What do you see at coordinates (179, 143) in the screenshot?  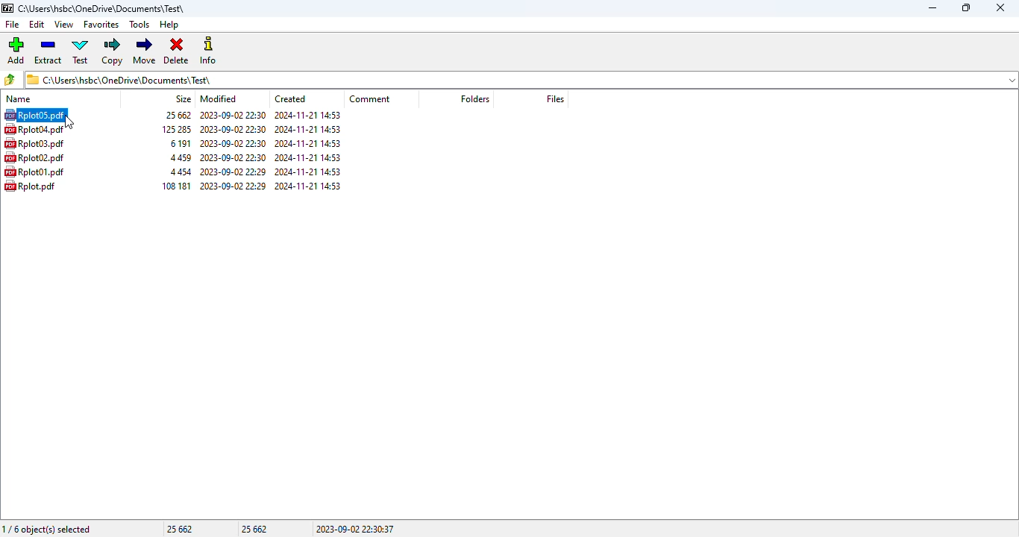 I see `size` at bounding box center [179, 143].